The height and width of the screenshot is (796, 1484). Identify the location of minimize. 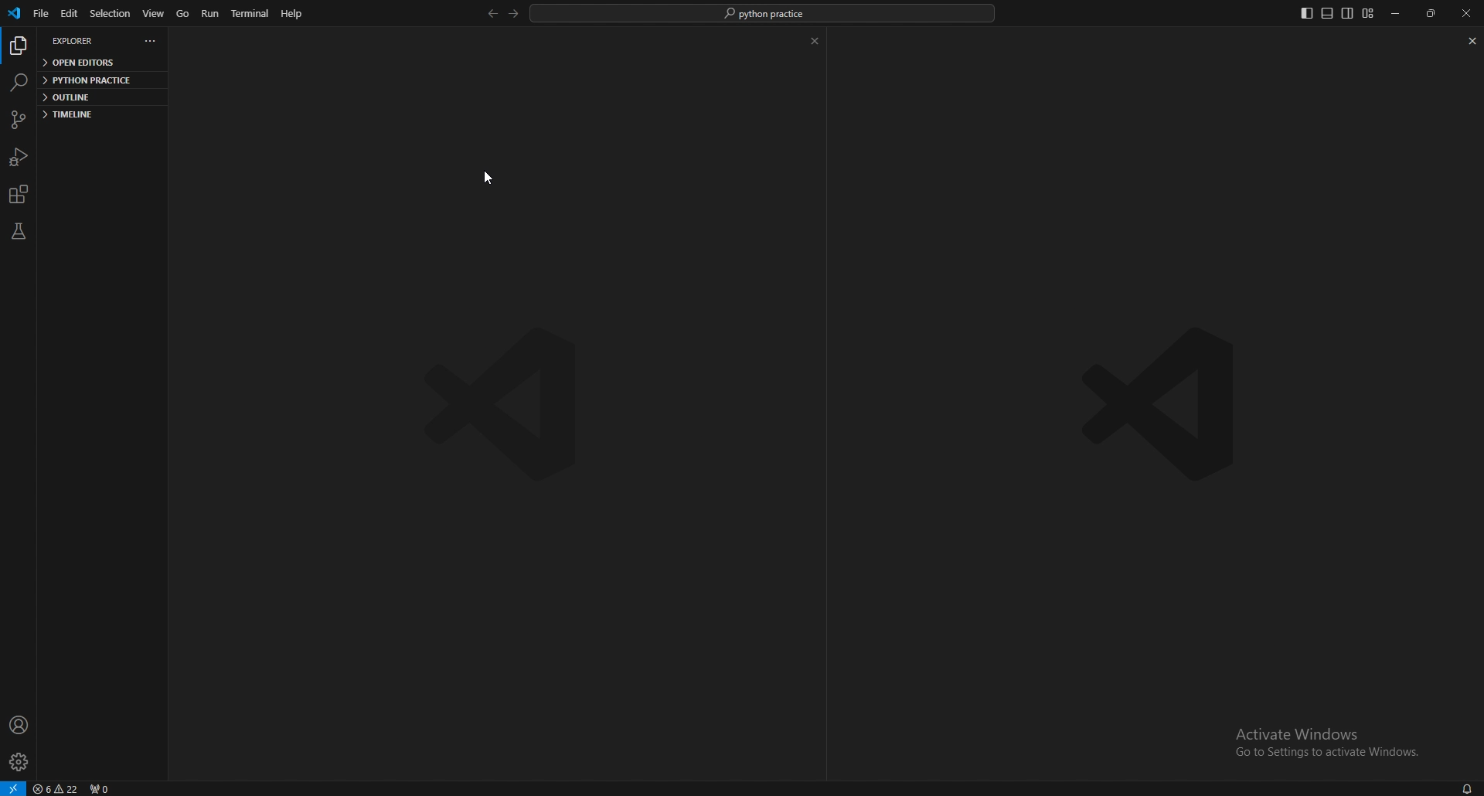
(1397, 13).